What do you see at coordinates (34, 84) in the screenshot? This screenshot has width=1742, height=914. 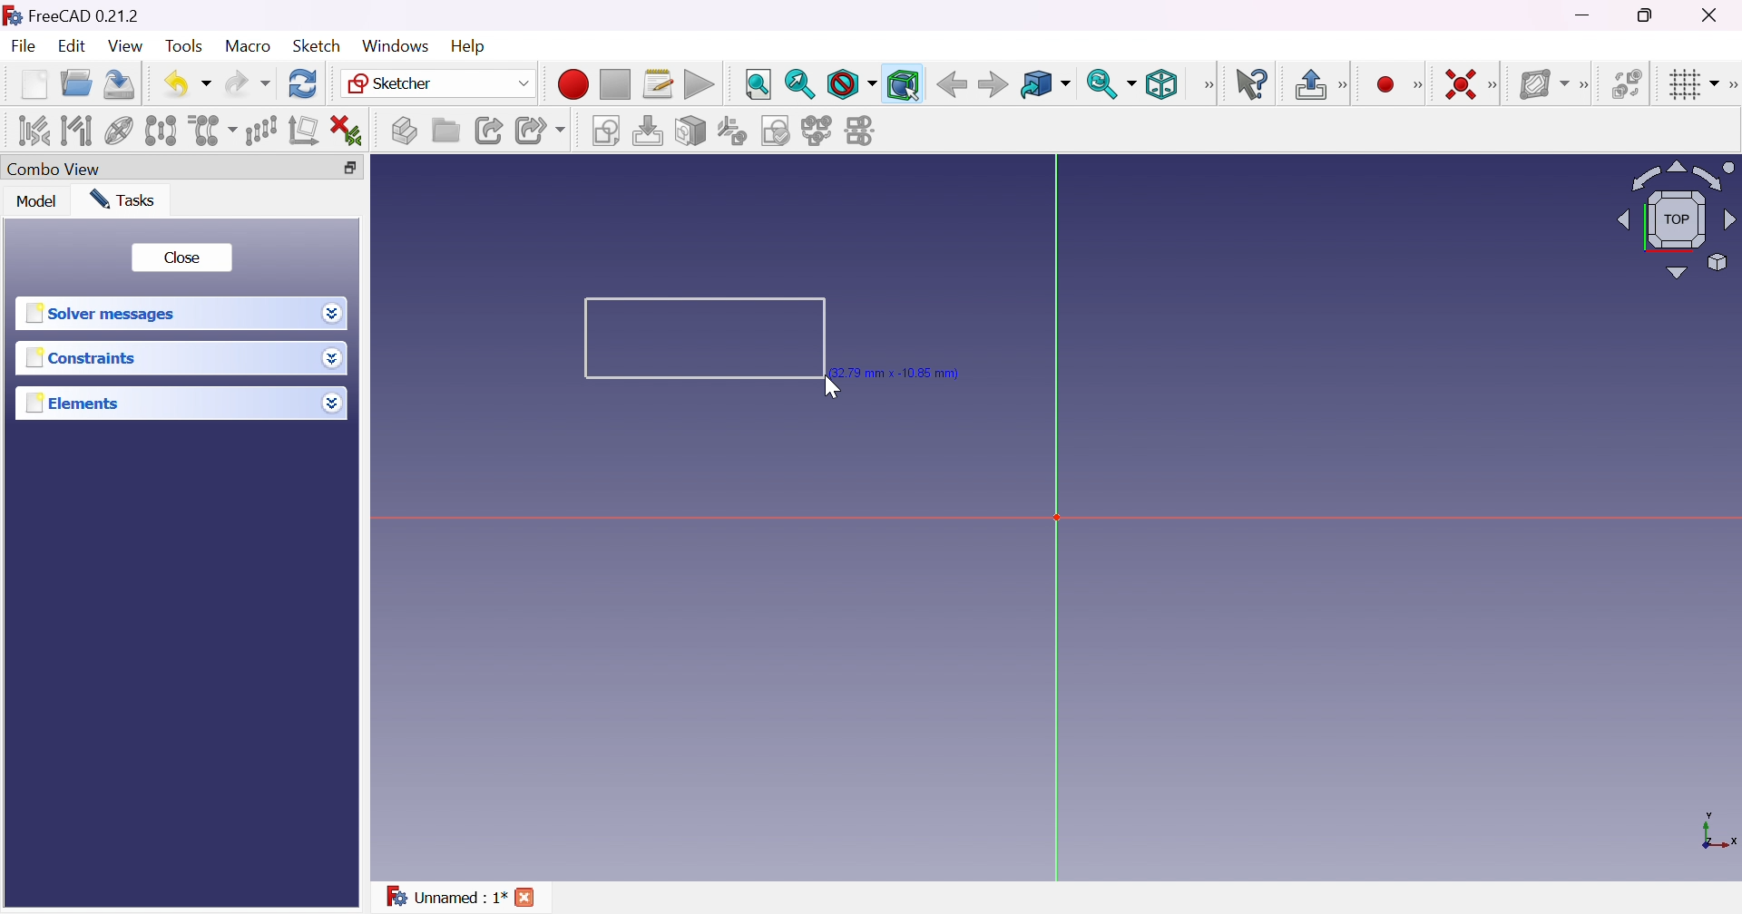 I see `New` at bounding box center [34, 84].